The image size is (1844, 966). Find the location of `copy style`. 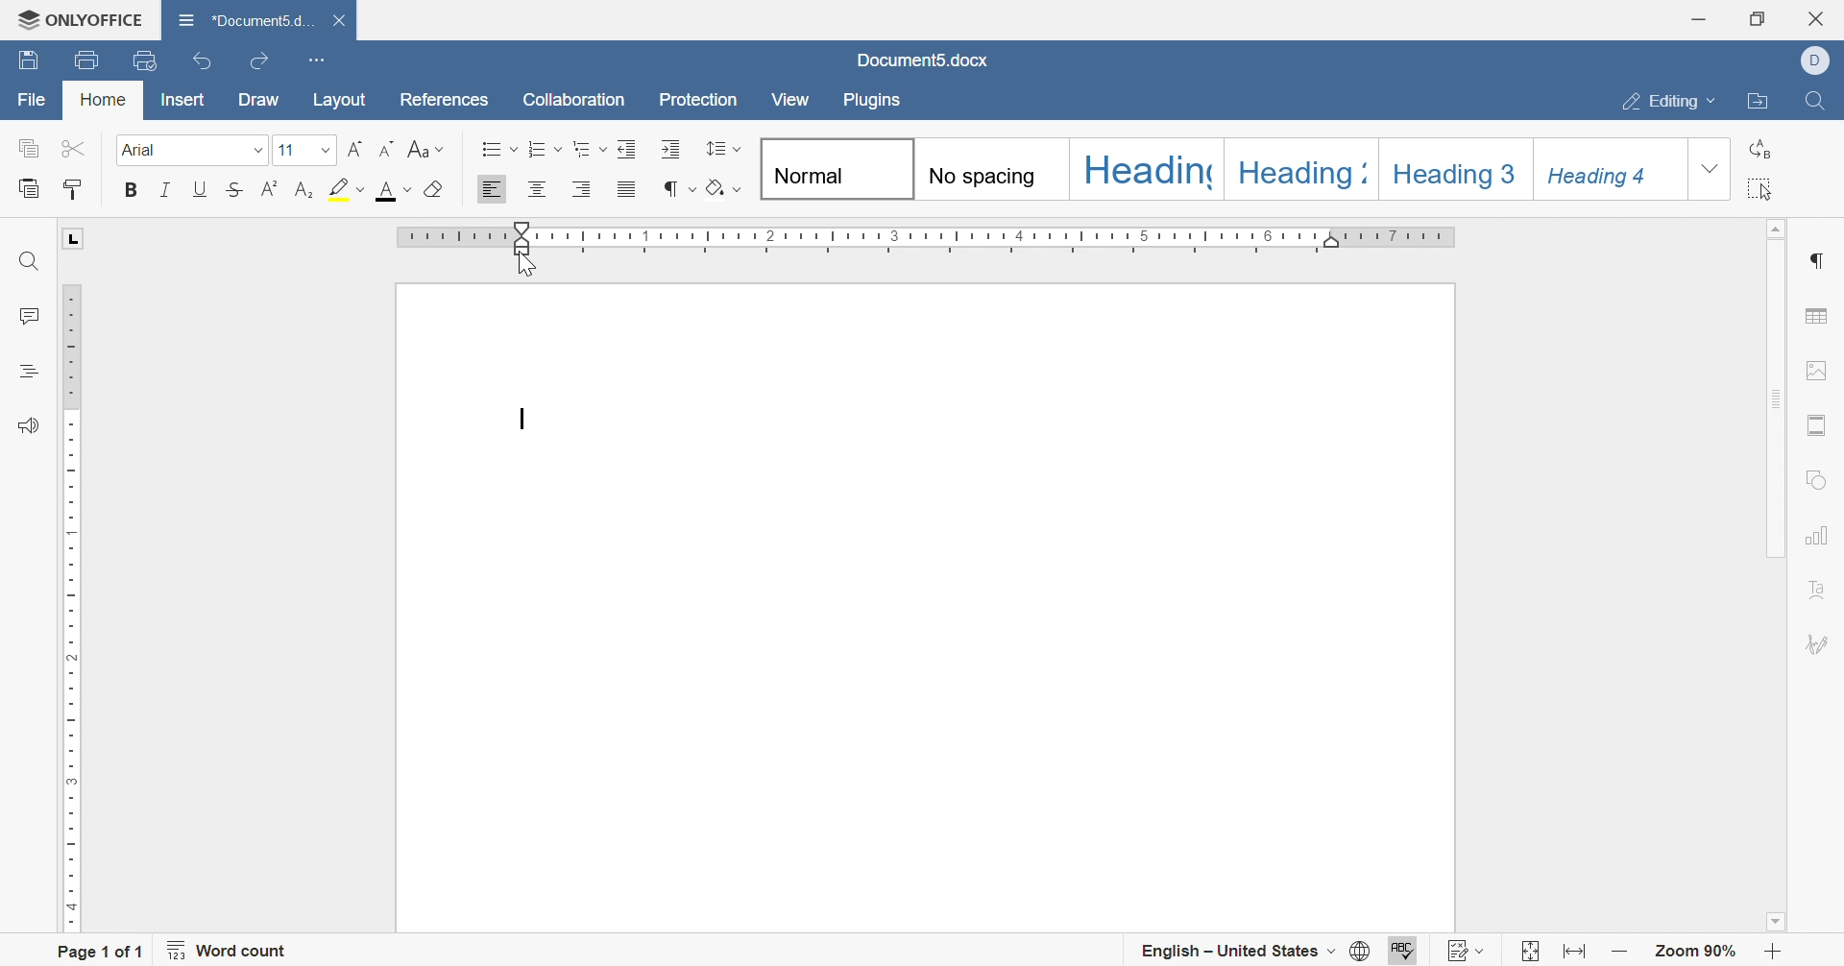

copy style is located at coordinates (73, 187).